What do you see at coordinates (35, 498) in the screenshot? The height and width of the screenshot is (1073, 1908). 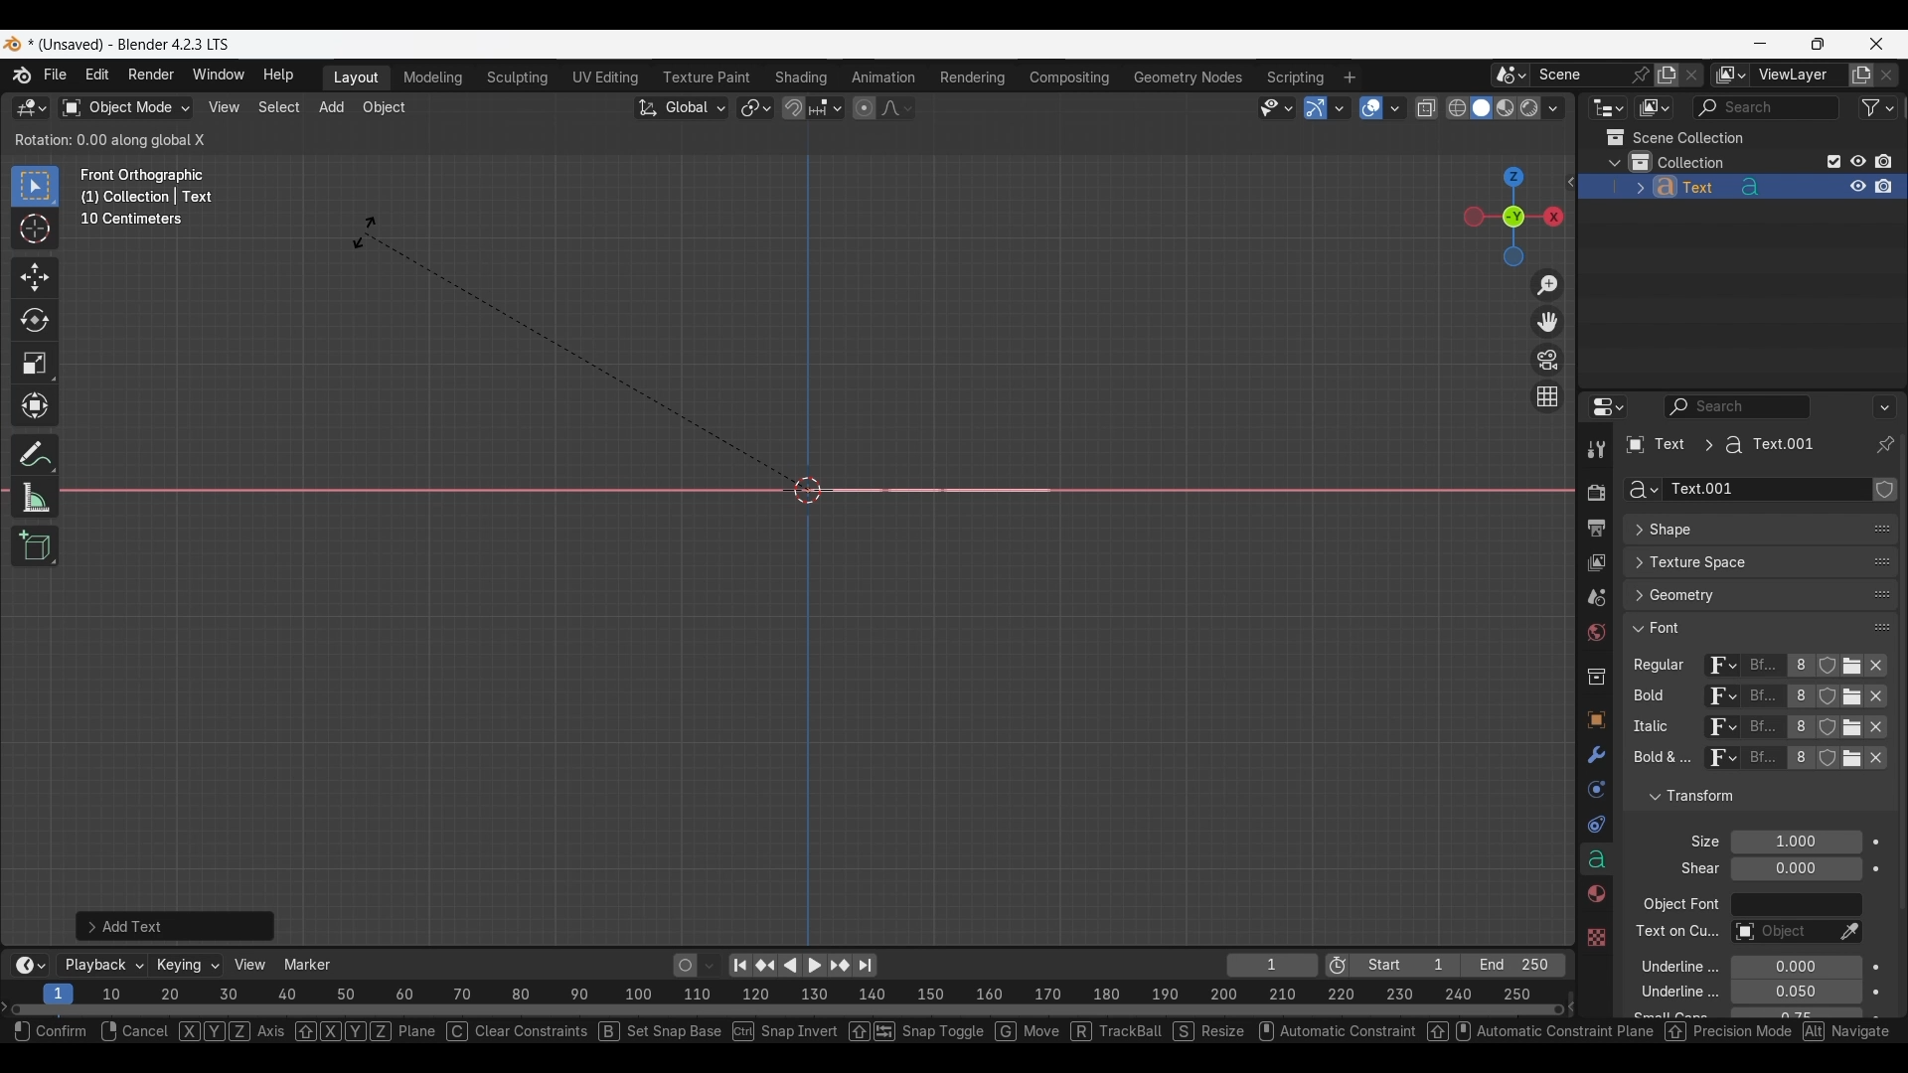 I see `Measure` at bounding box center [35, 498].